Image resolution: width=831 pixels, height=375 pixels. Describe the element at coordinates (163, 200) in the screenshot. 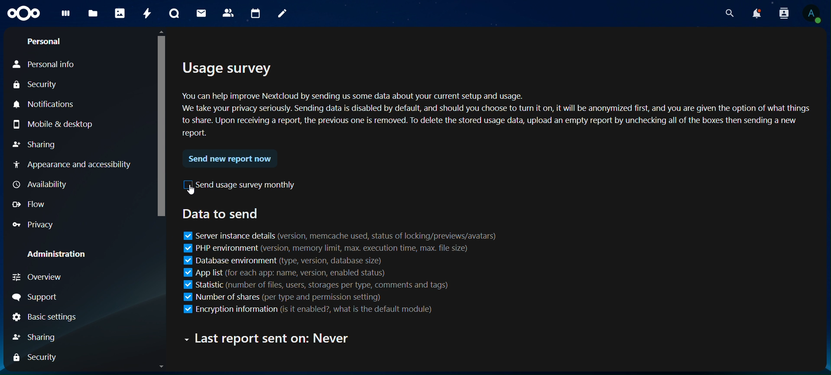

I see `Scrollbar` at that location.